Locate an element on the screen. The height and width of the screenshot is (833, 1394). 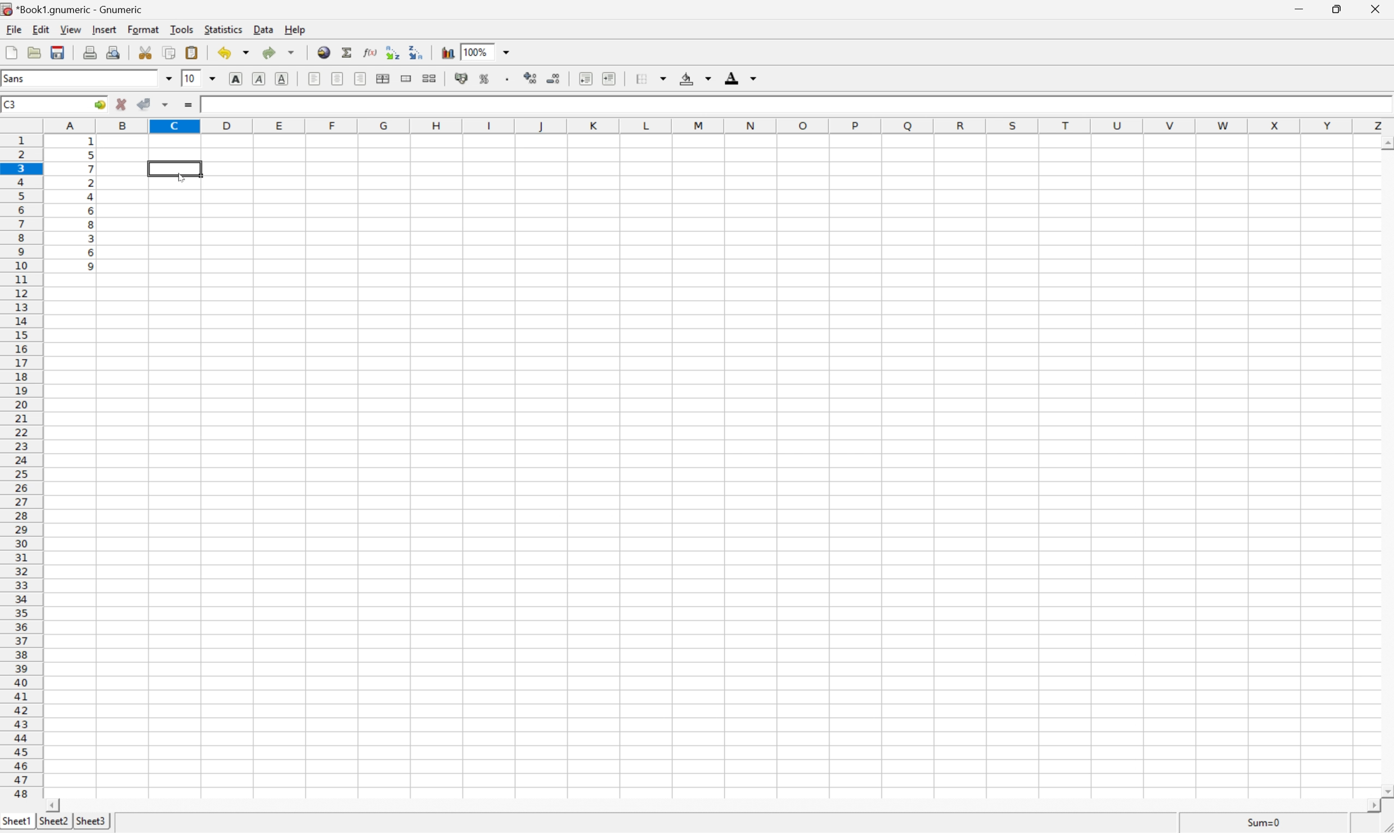
edit function in current cell is located at coordinates (369, 52).